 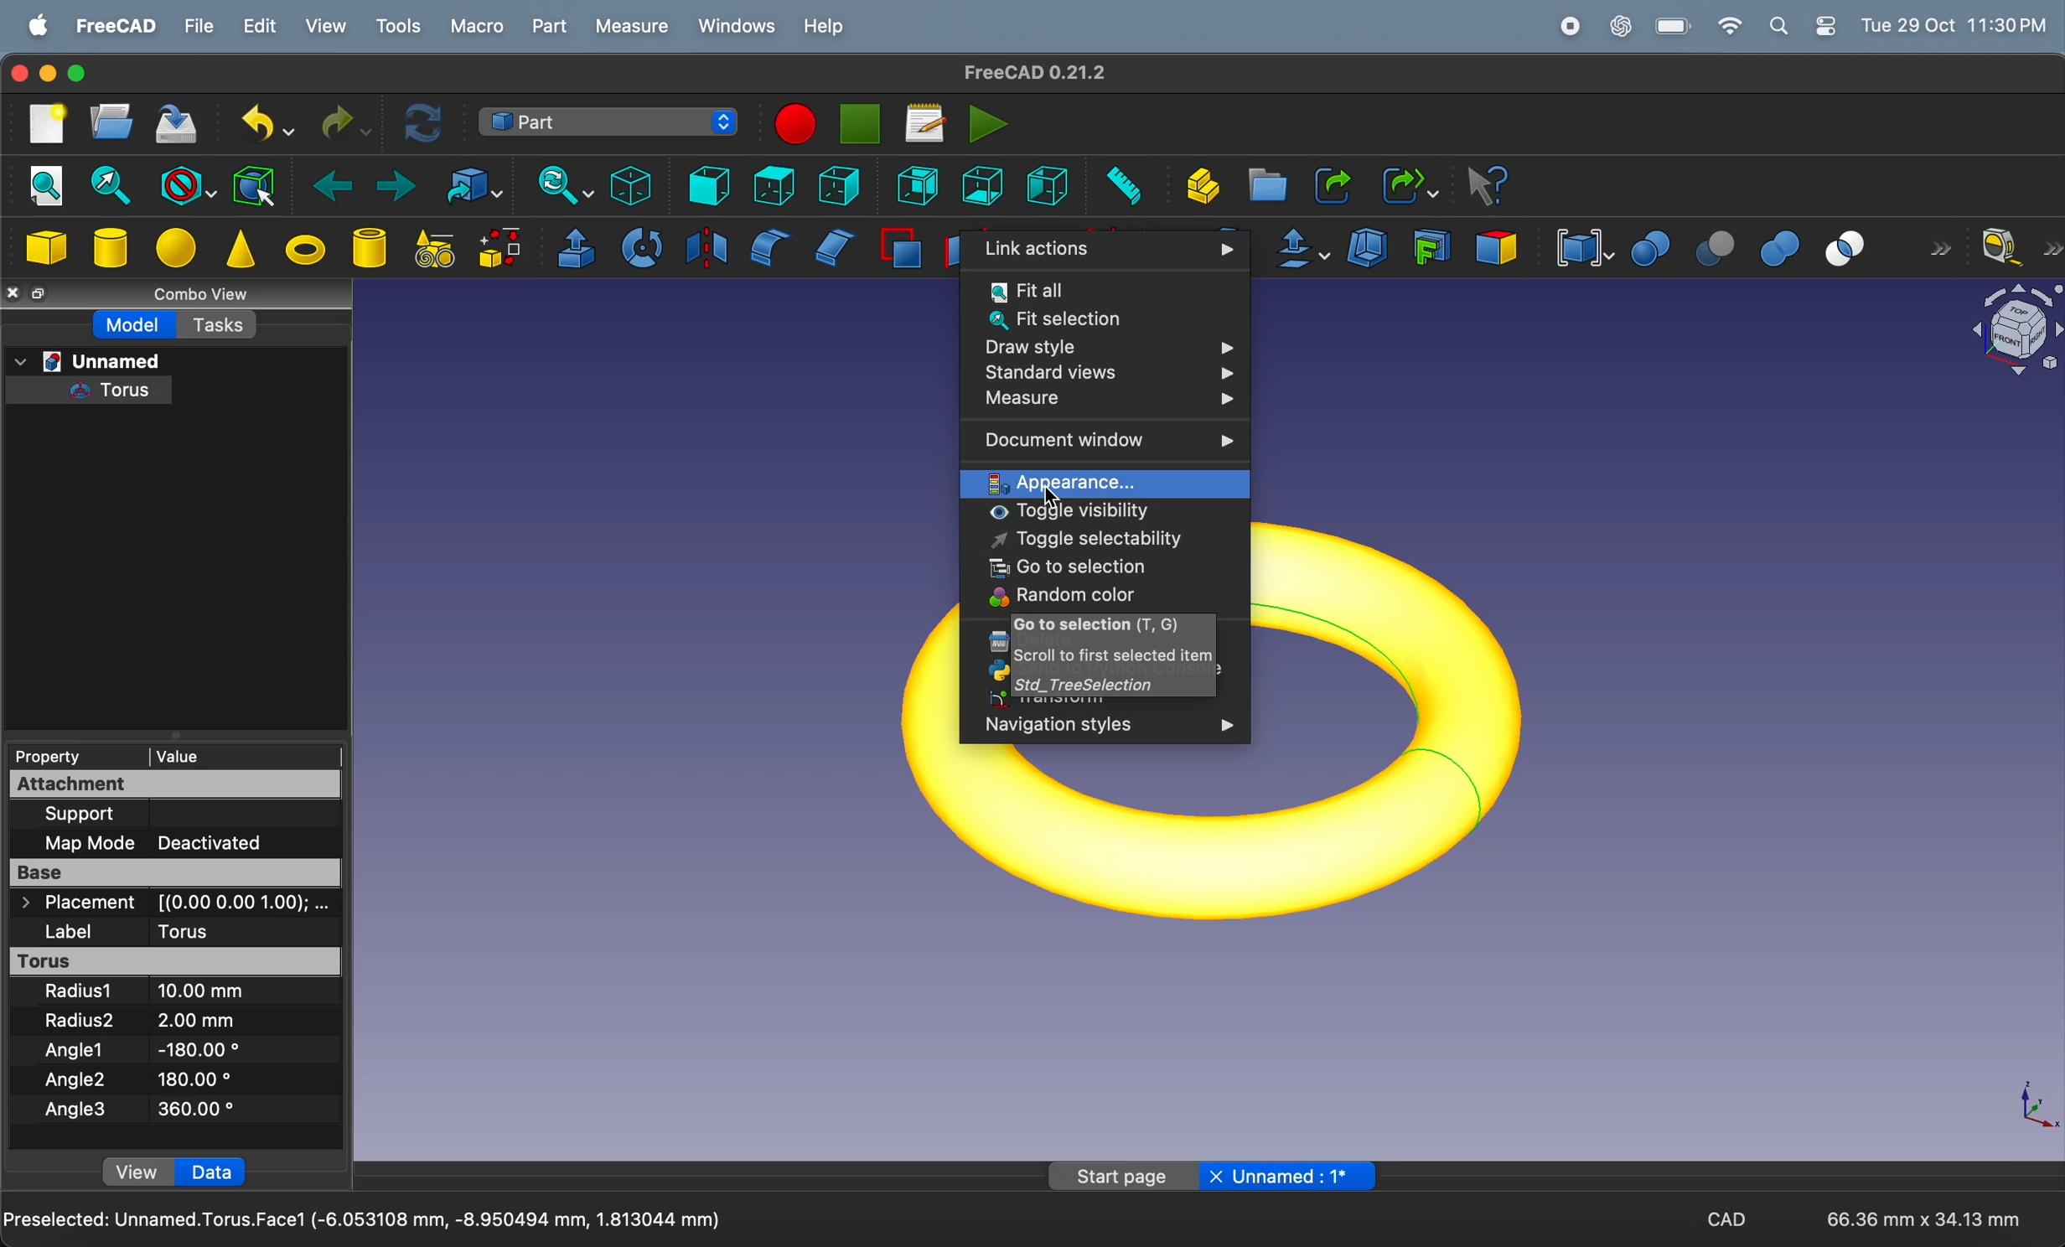 I want to click on toggle visibility, so click(x=1078, y=511).